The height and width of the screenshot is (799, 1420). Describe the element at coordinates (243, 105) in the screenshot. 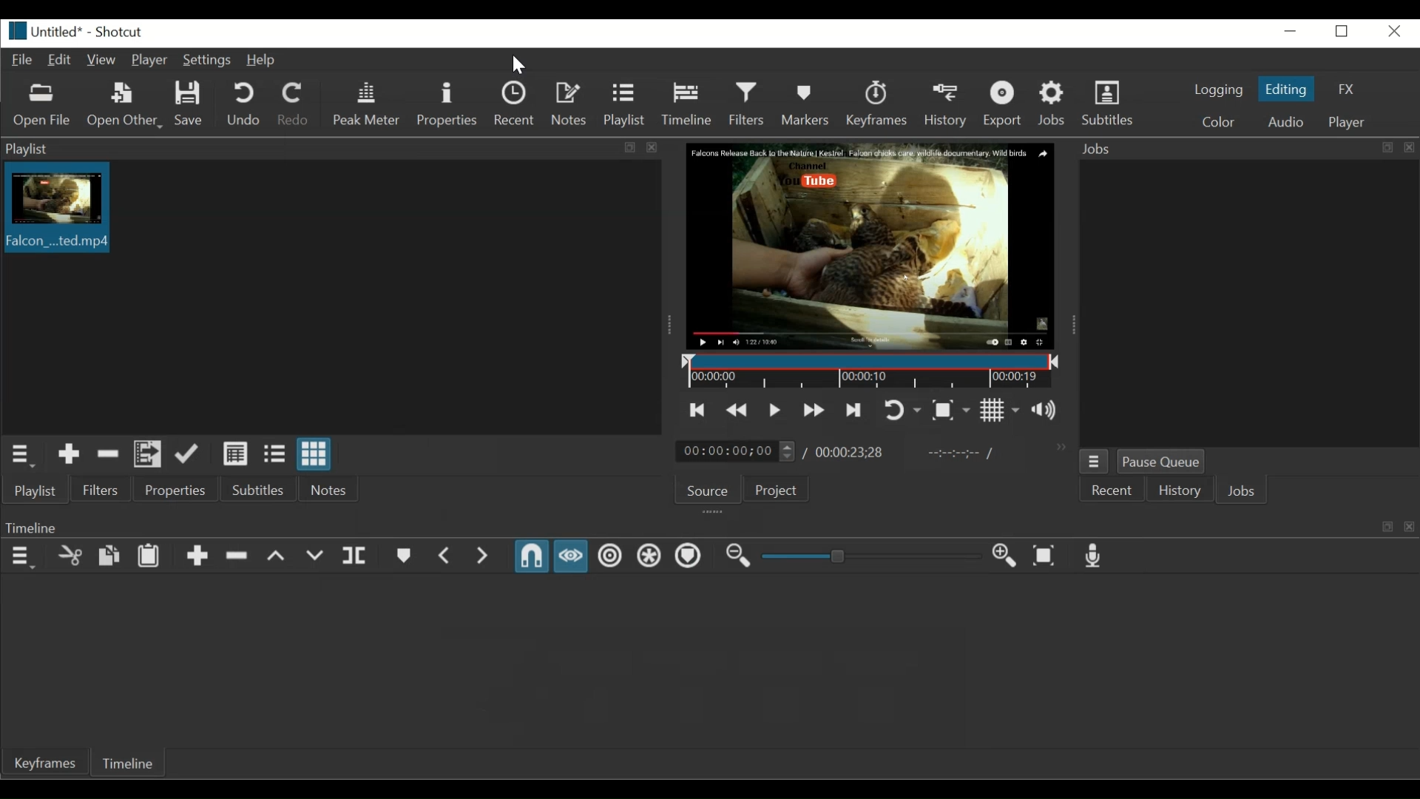

I see `Undo` at that location.